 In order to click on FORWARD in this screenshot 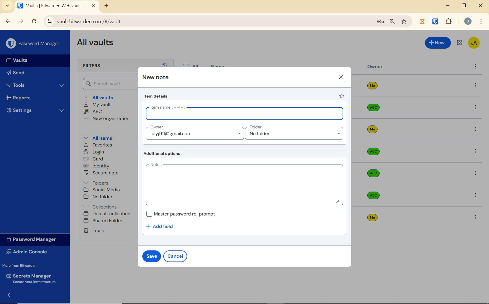, I will do `click(21, 22)`.